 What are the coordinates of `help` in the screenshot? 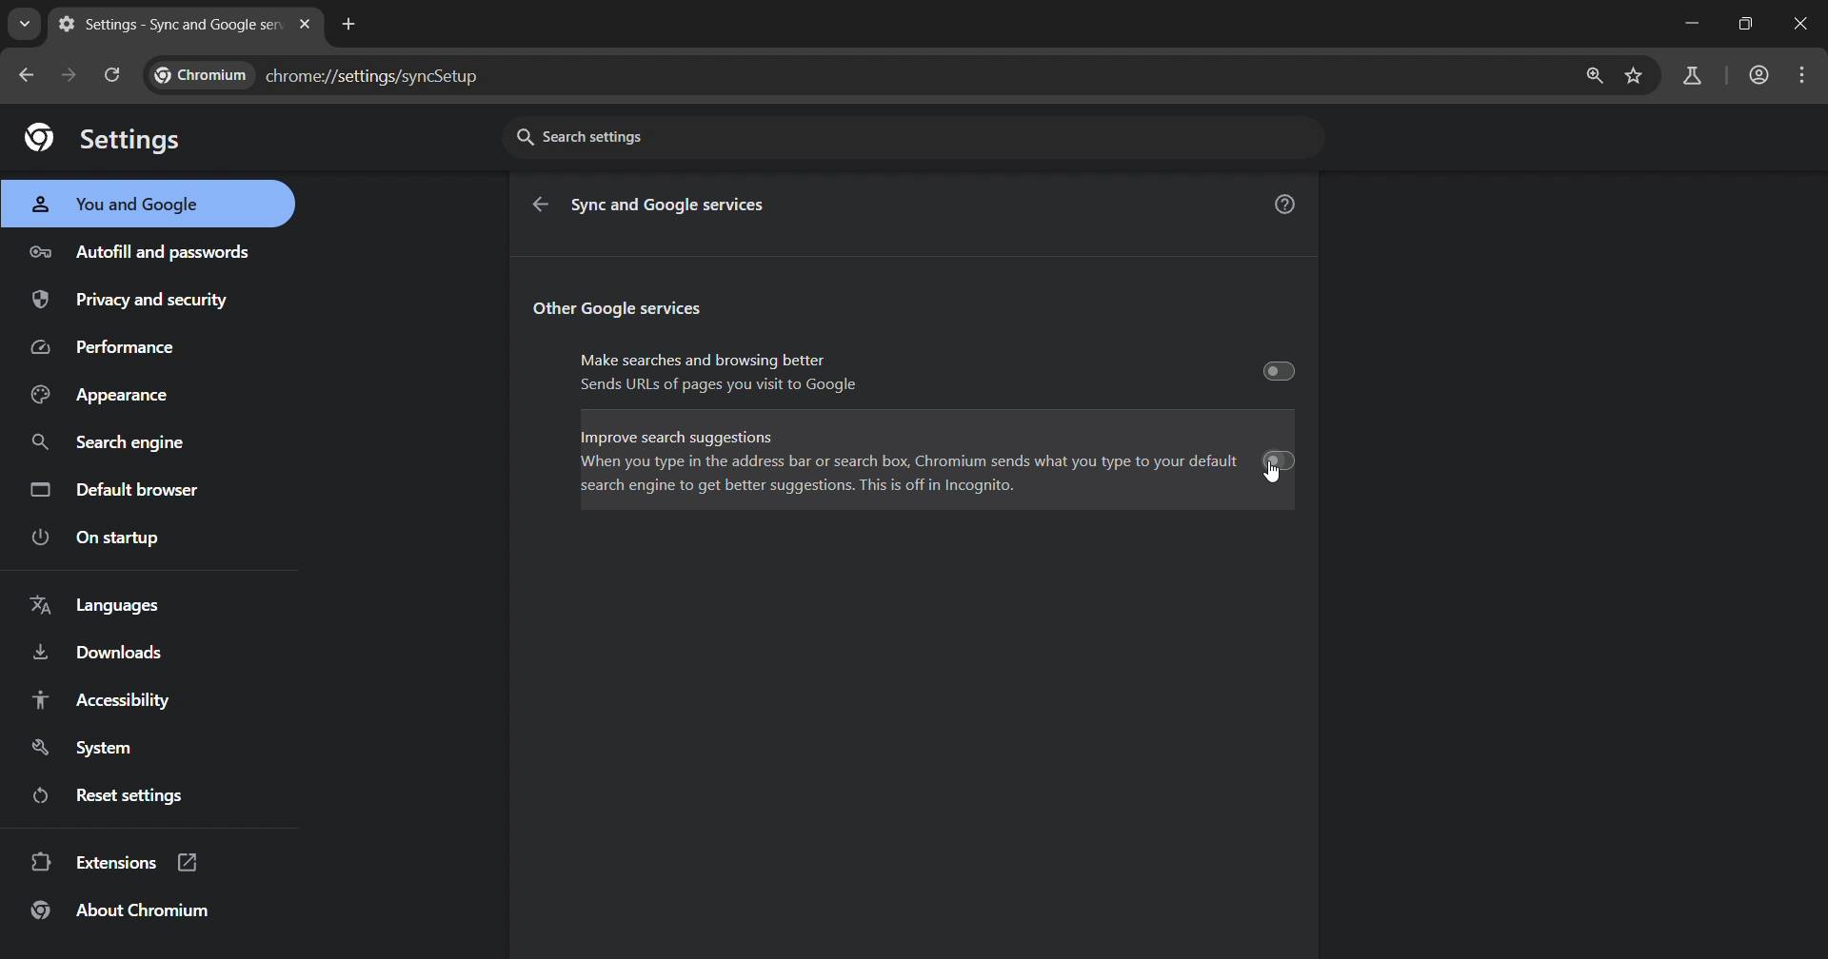 It's located at (1285, 204).